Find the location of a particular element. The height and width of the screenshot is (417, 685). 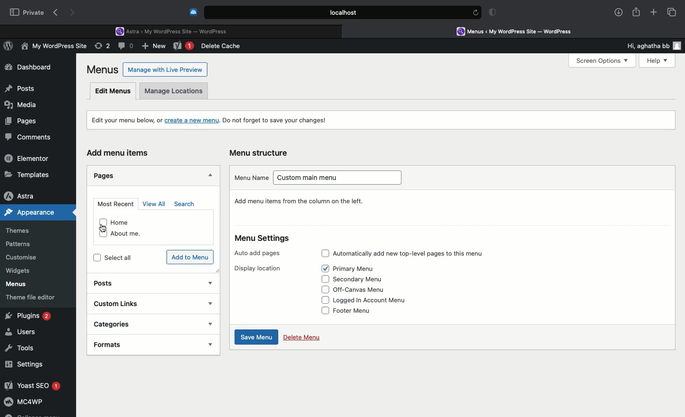

Off-canvas menu is located at coordinates (367, 289).